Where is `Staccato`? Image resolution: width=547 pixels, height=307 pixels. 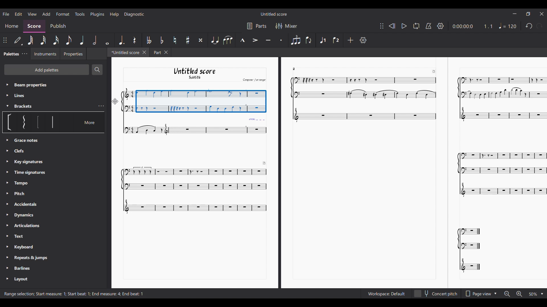 Staccato is located at coordinates (281, 40).